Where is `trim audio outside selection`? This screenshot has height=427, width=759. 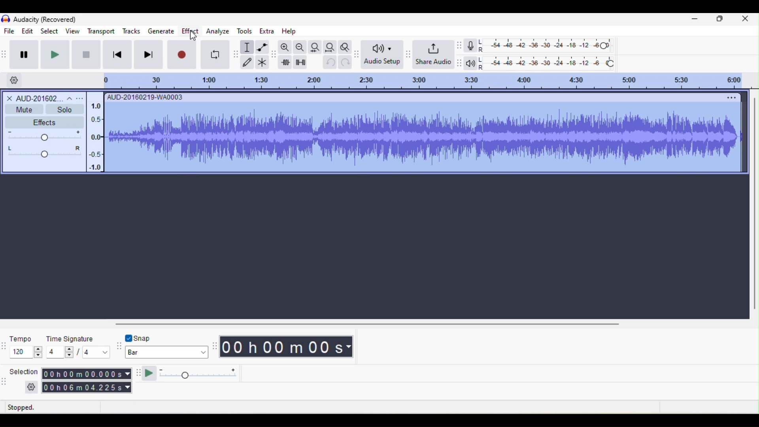 trim audio outside selection is located at coordinates (285, 62).